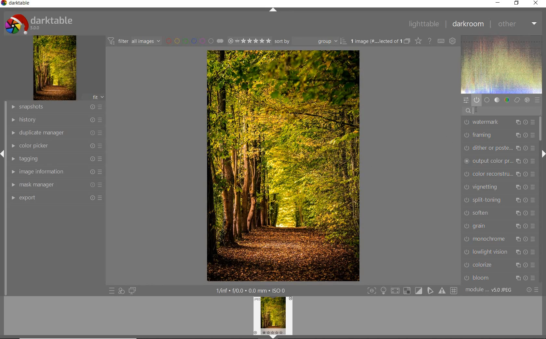 The image size is (546, 339). I want to click on other interface detail, so click(252, 291).